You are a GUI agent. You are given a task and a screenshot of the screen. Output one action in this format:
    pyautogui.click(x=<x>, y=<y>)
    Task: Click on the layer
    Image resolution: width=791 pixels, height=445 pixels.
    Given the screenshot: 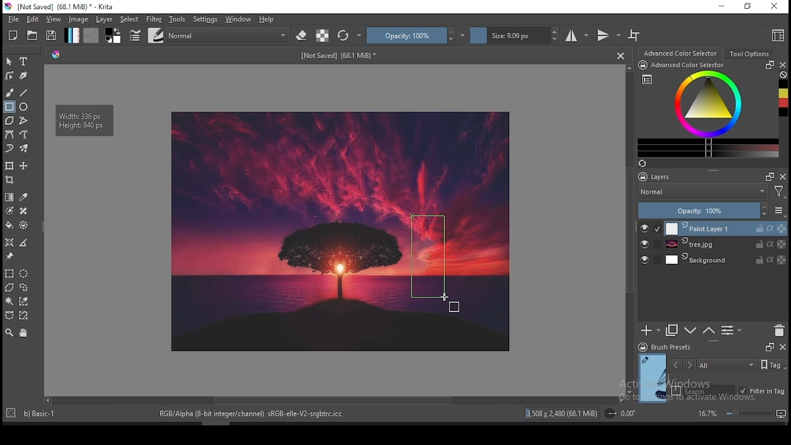 What is the action you would take?
    pyautogui.click(x=725, y=228)
    